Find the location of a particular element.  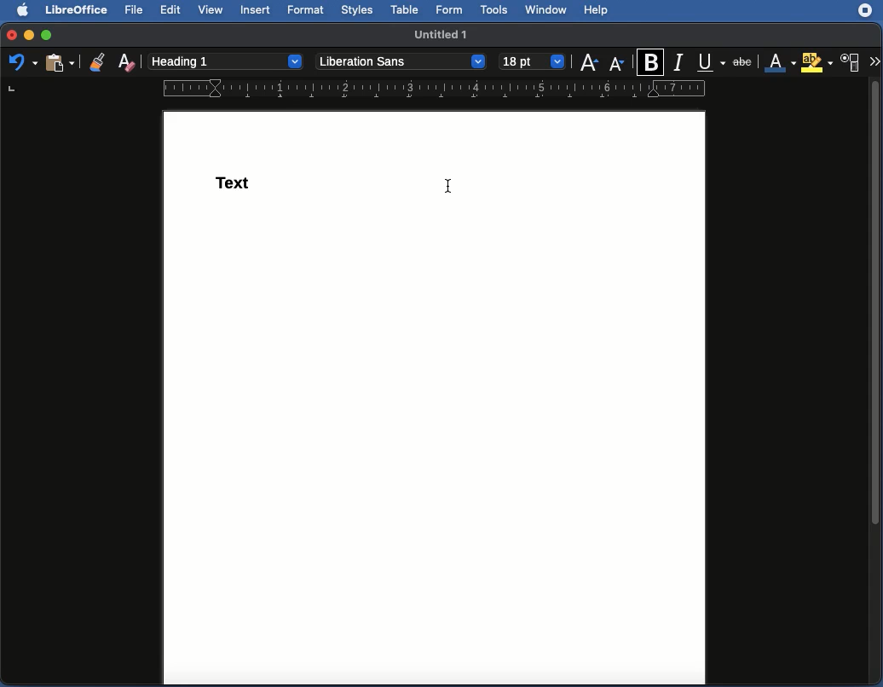

Strikethrough is located at coordinates (743, 61).